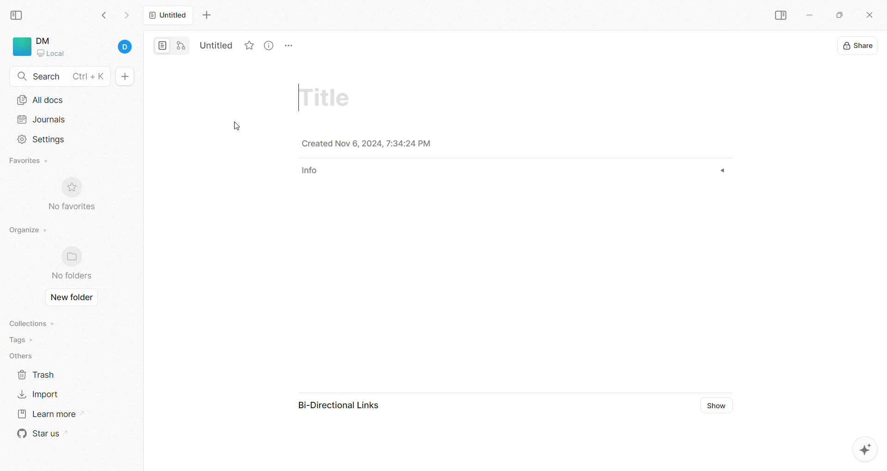 The width and height of the screenshot is (887, 471). I want to click on logo, so click(20, 47).